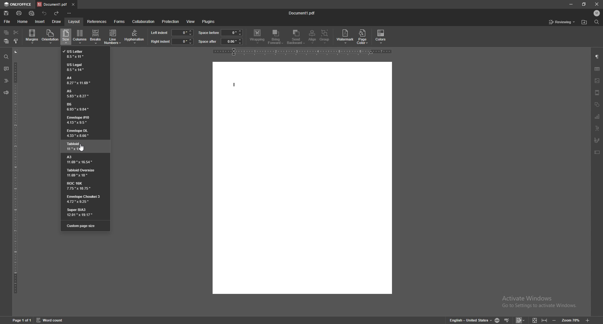 The width and height of the screenshot is (603, 324). What do you see at coordinates (54, 320) in the screenshot?
I see `Word count` at bounding box center [54, 320].